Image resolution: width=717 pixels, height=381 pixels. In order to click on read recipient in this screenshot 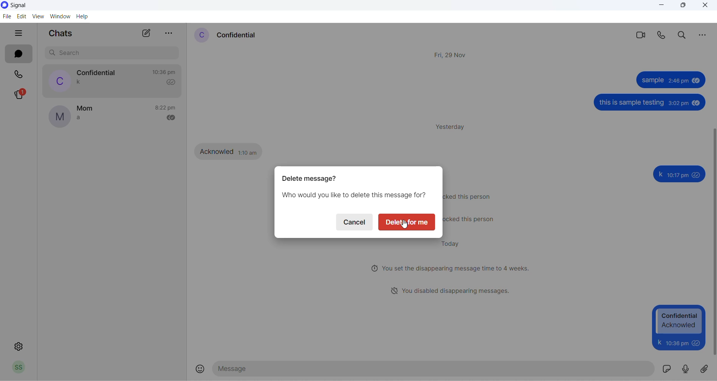, I will do `click(173, 83)`.